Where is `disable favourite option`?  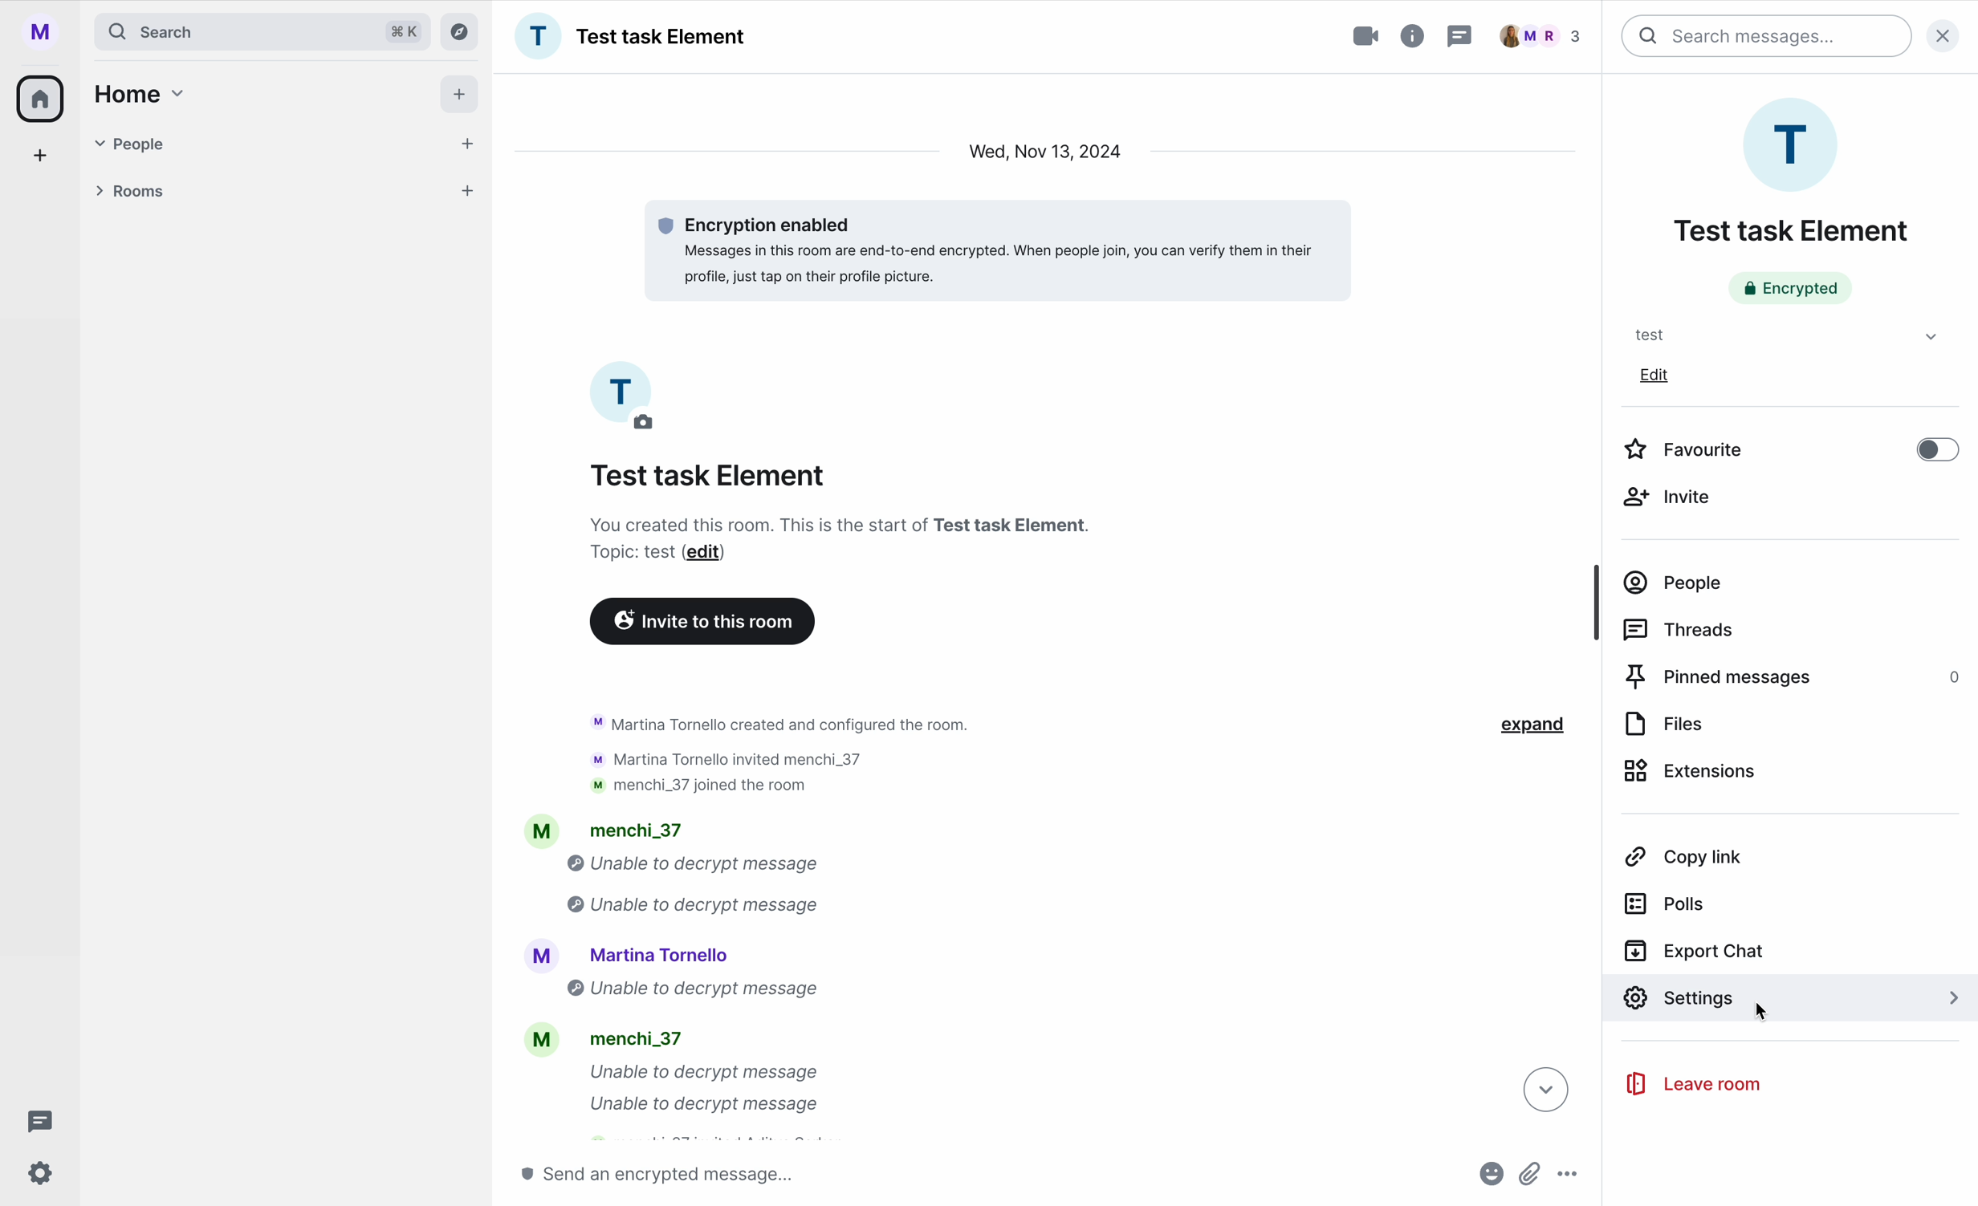 disable favourite option is located at coordinates (1791, 447).